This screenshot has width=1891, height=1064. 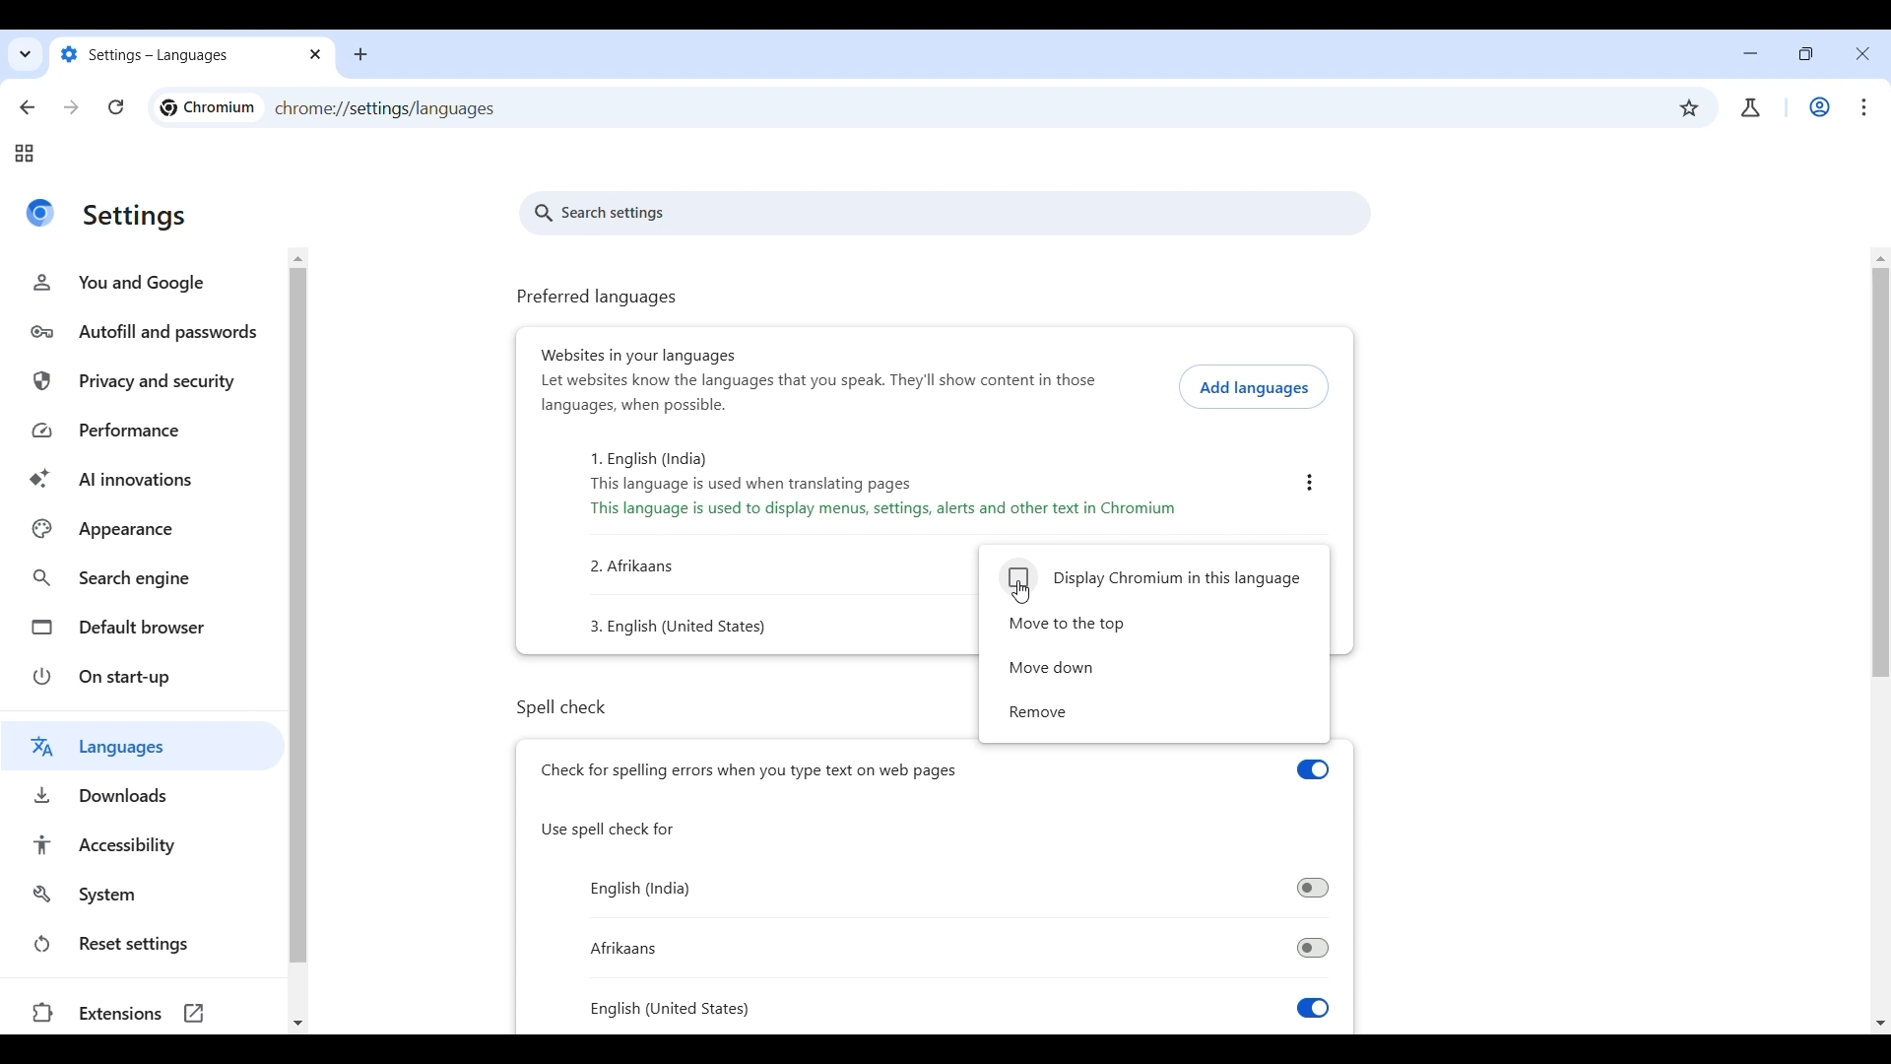 What do you see at coordinates (610, 831) in the screenshot?
I see `use spell check for` at bounding box center [610, 831].